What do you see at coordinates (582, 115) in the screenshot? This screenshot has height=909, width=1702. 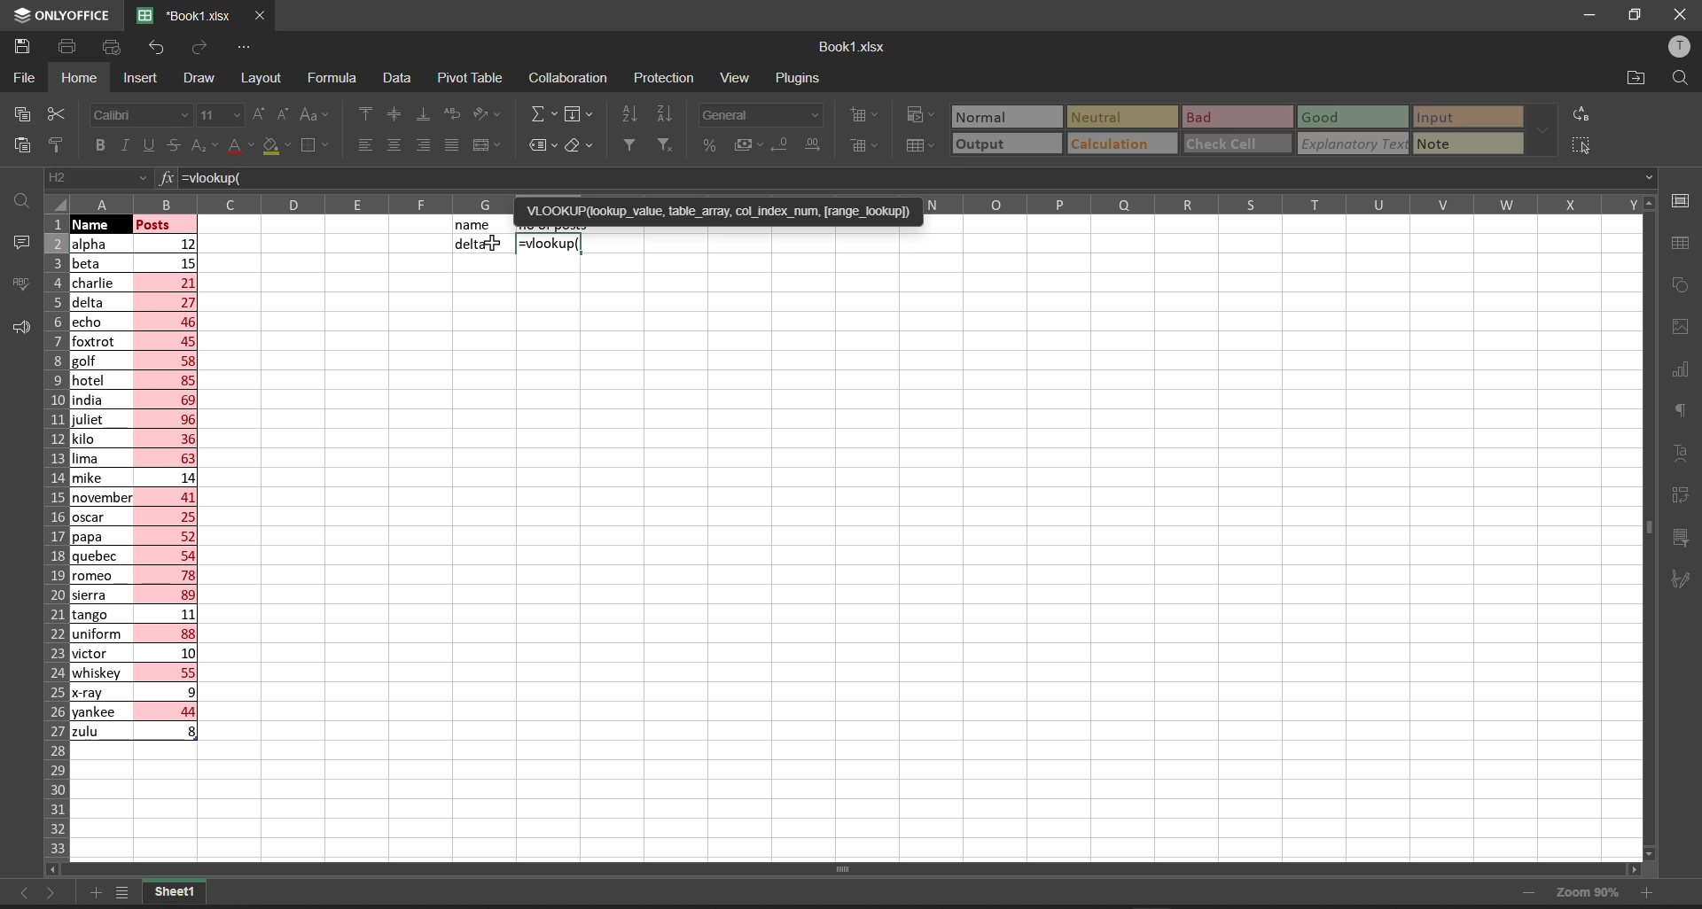 I see `fill` at bounding box center [582, 115].